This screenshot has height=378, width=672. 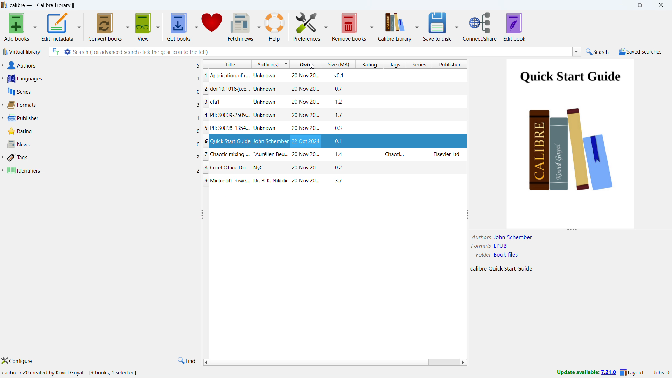 I want to click on john Schember, so click(x=512, y=237).